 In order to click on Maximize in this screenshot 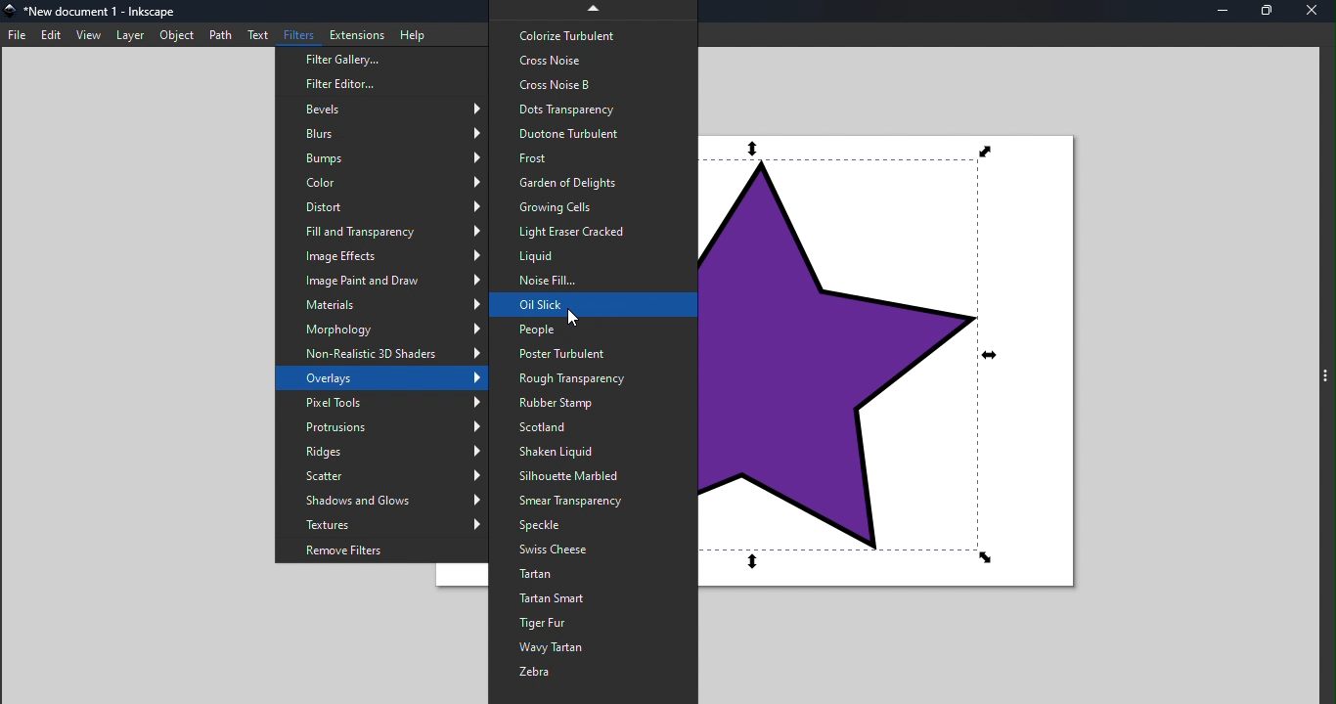, I will do `click(1270, 12)`.